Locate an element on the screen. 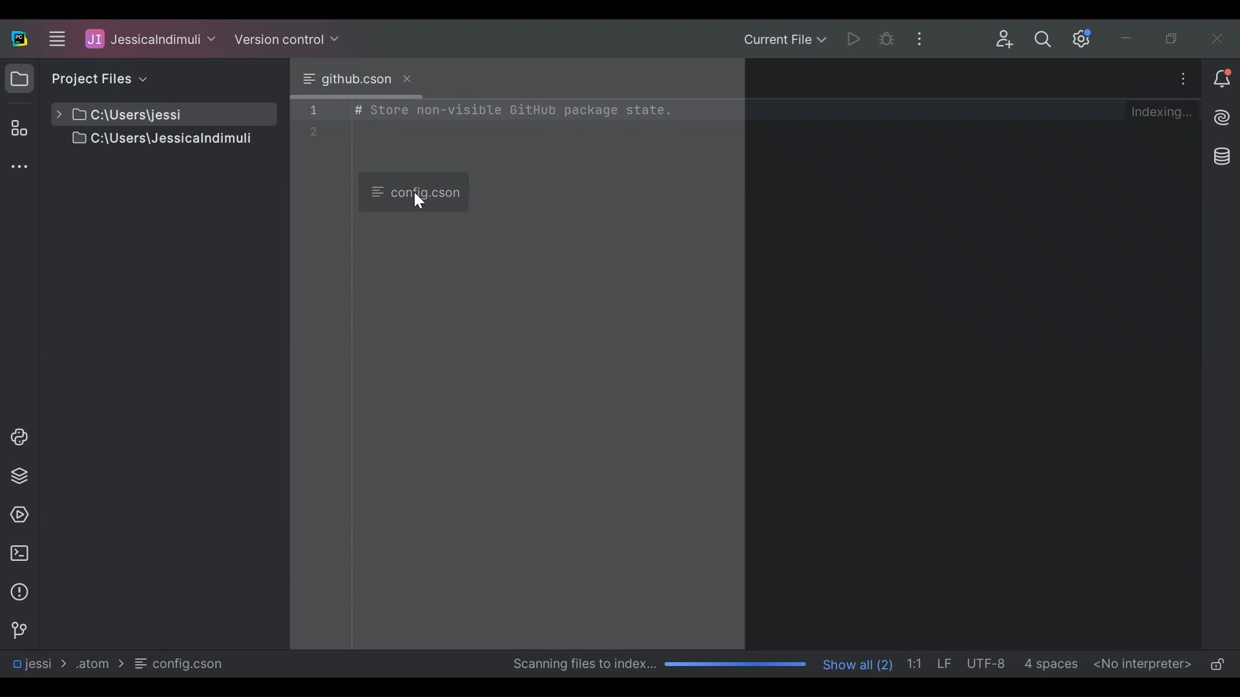 This screenshot has height=697, width=1240. Project File is located at coordinates (148, 140).